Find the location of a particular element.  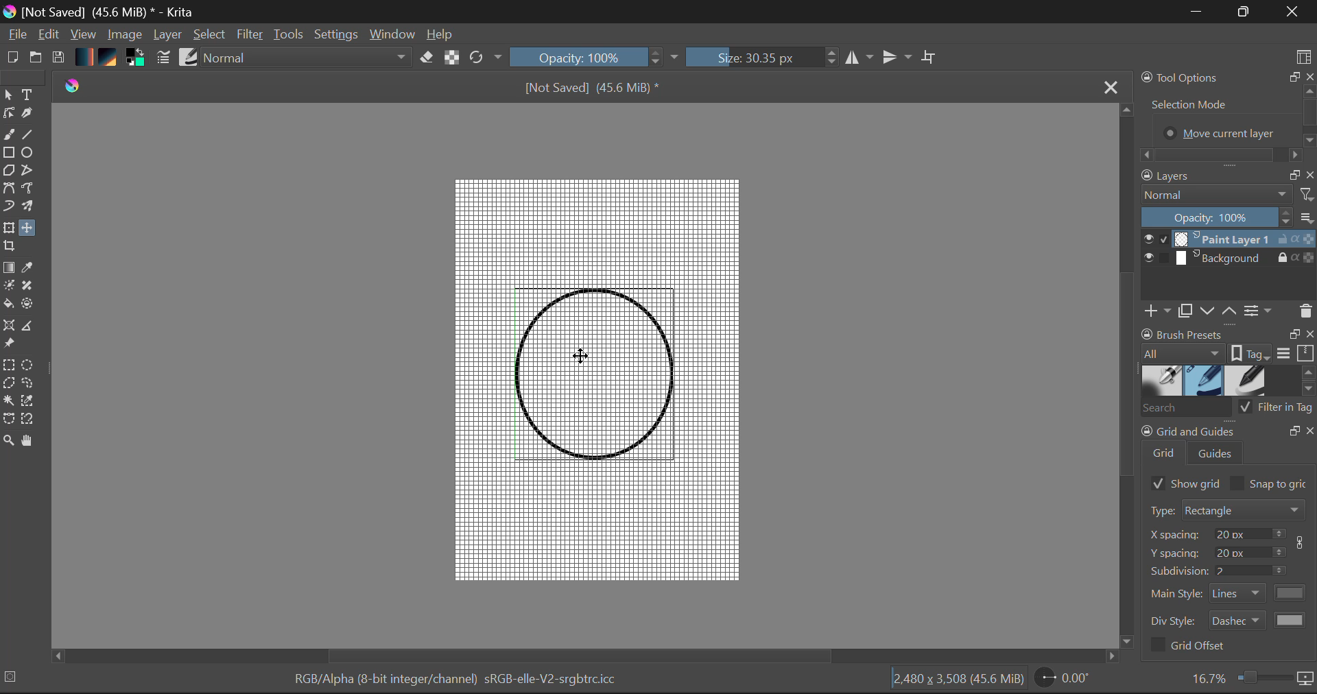

Eraser is located at coordinates (427, 58).